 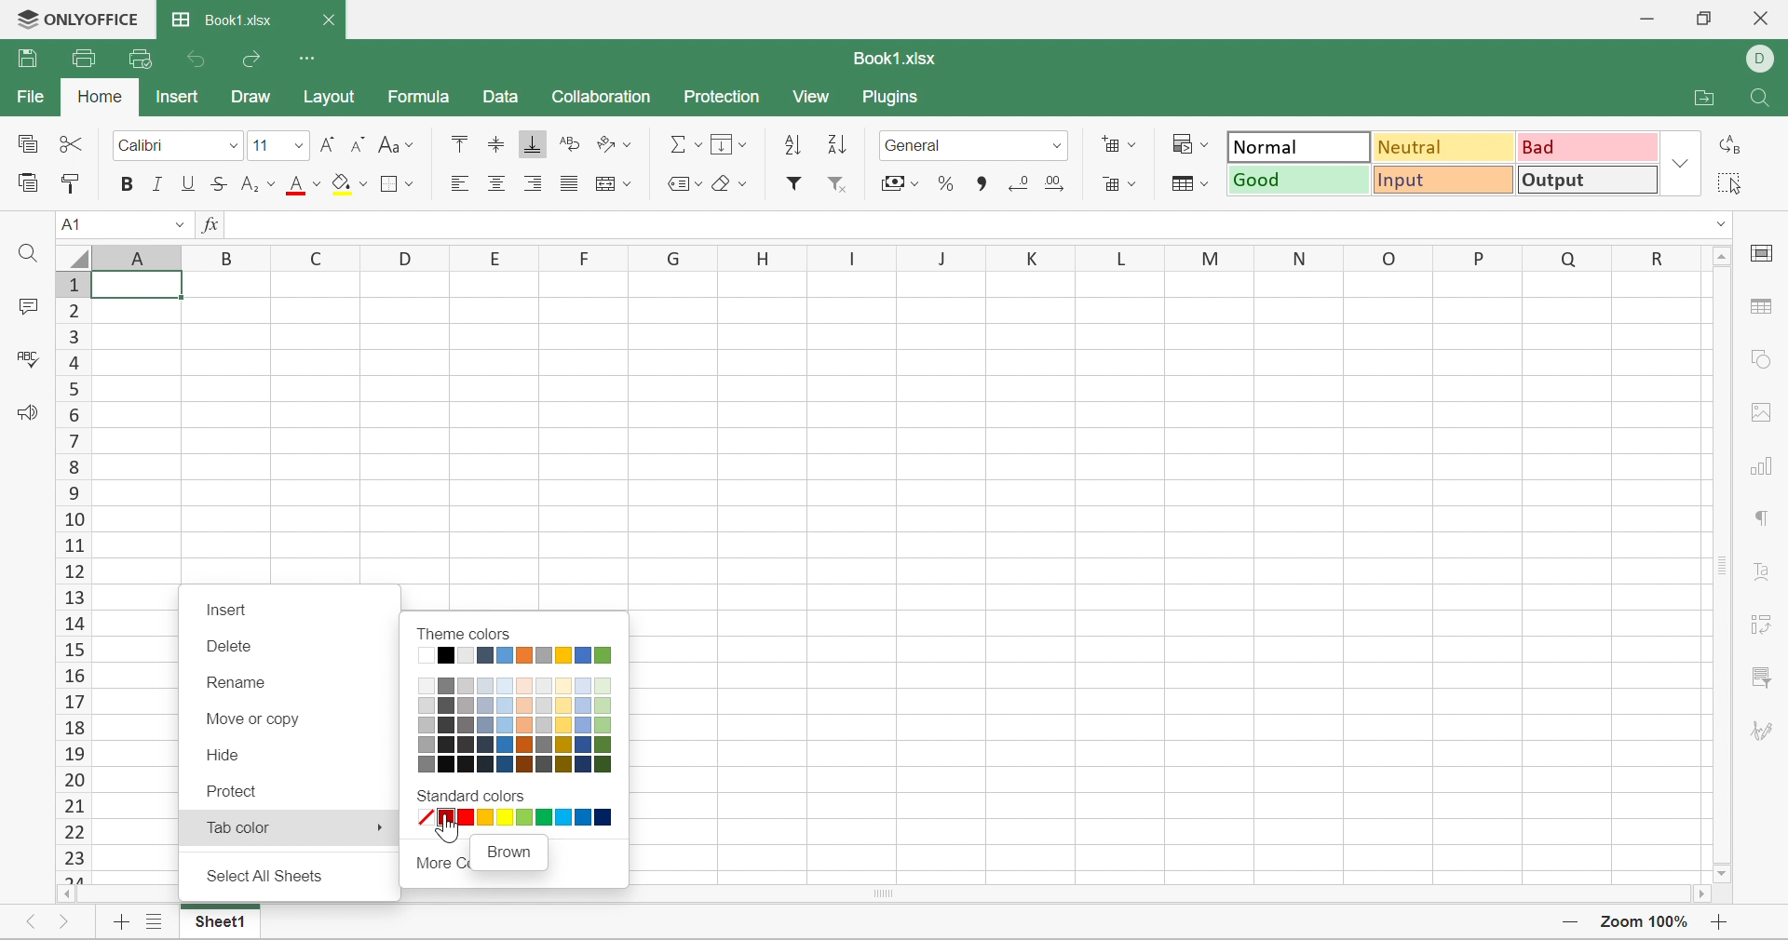 What do you see at coordinates (1585, 179) in the screenshot?
I see `Output` at bounding box center [1585, 179].